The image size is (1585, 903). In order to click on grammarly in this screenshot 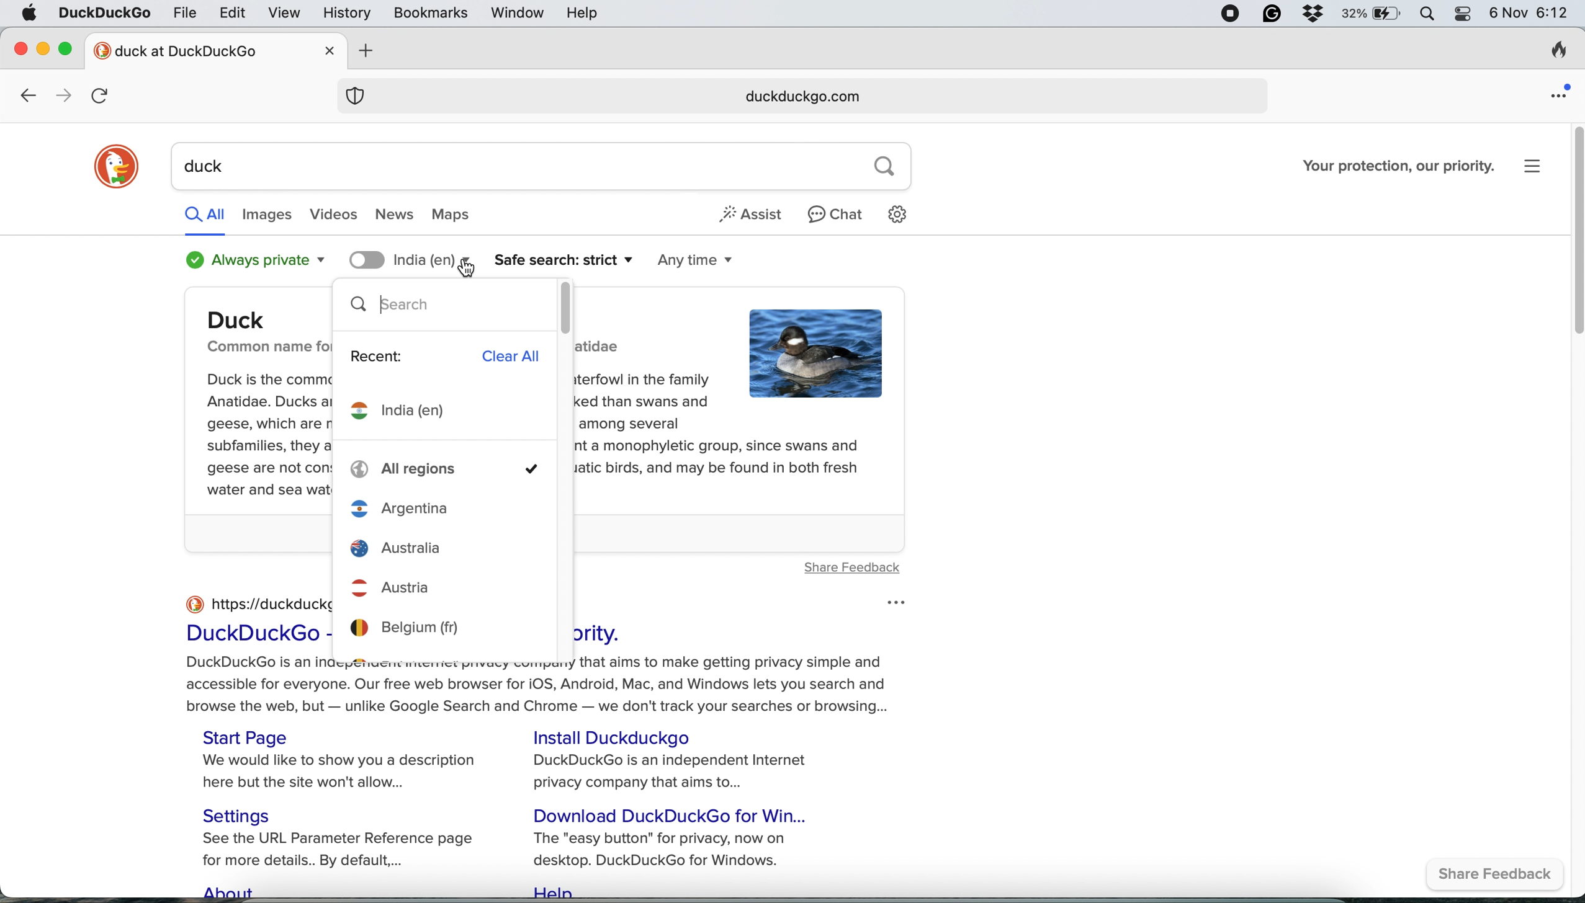, I will do `click(1270, 14)`.